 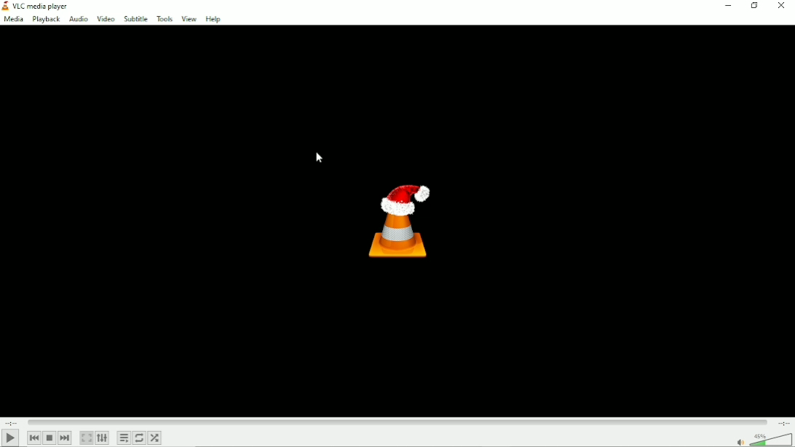 What do you see at coordinates (318, 158) in the screenshot?
I see `Cursor` at bounding box center [318, 158].